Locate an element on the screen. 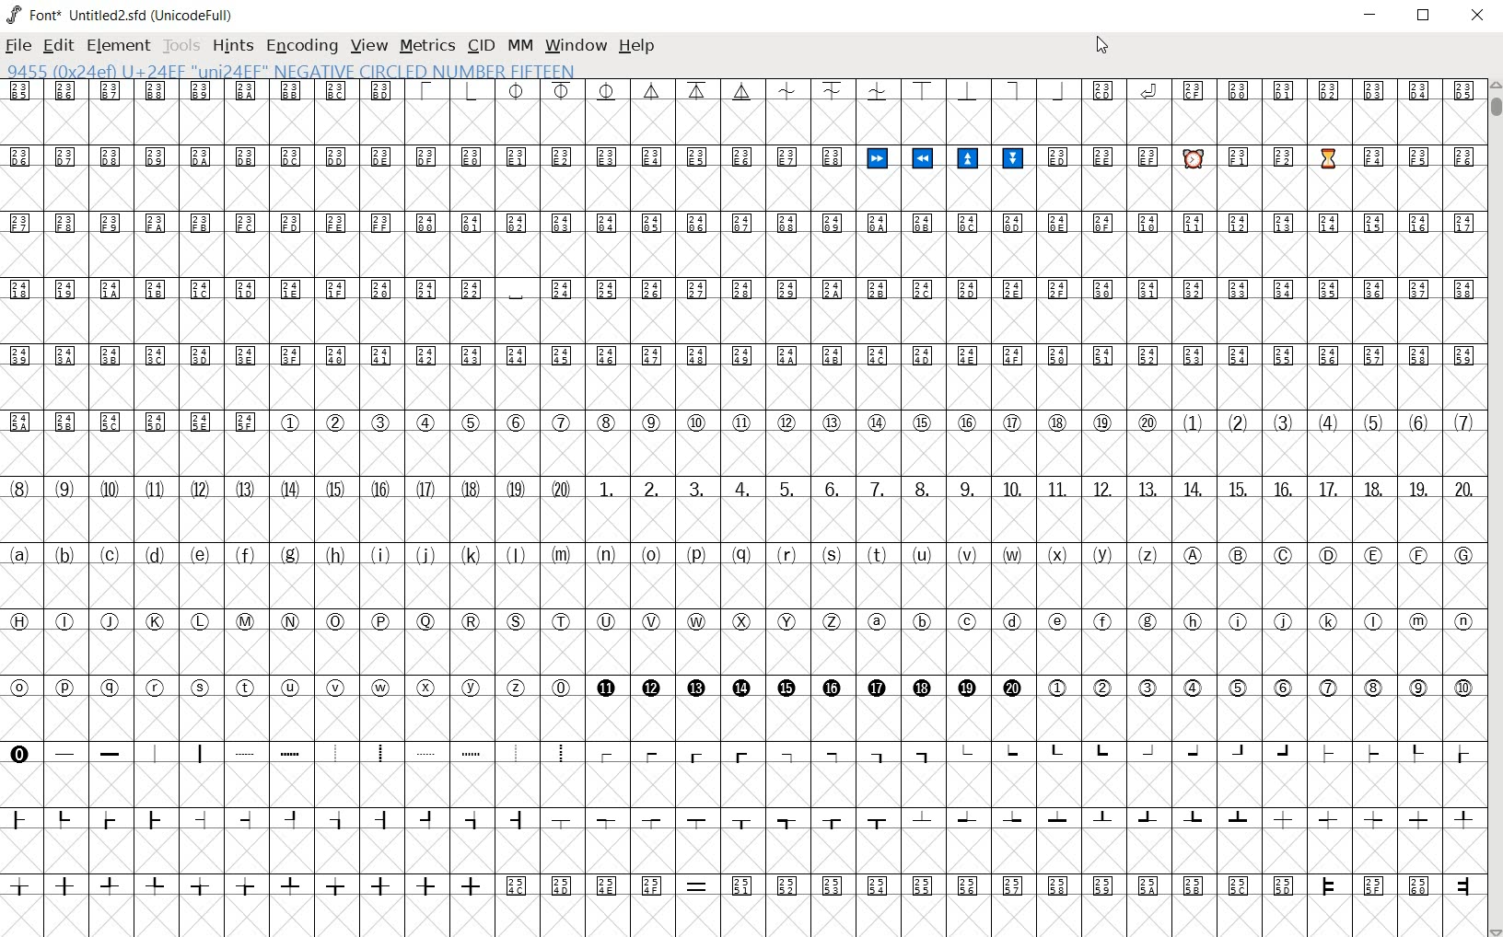  HINTS is located at coordinates (231, 48).